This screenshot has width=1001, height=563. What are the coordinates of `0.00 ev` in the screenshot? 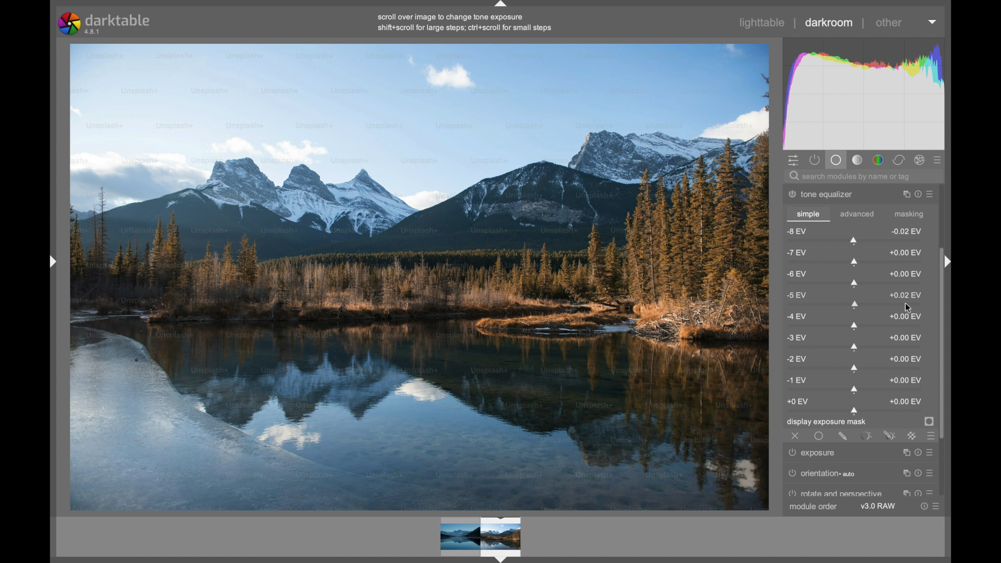 It's located at (905, 338).